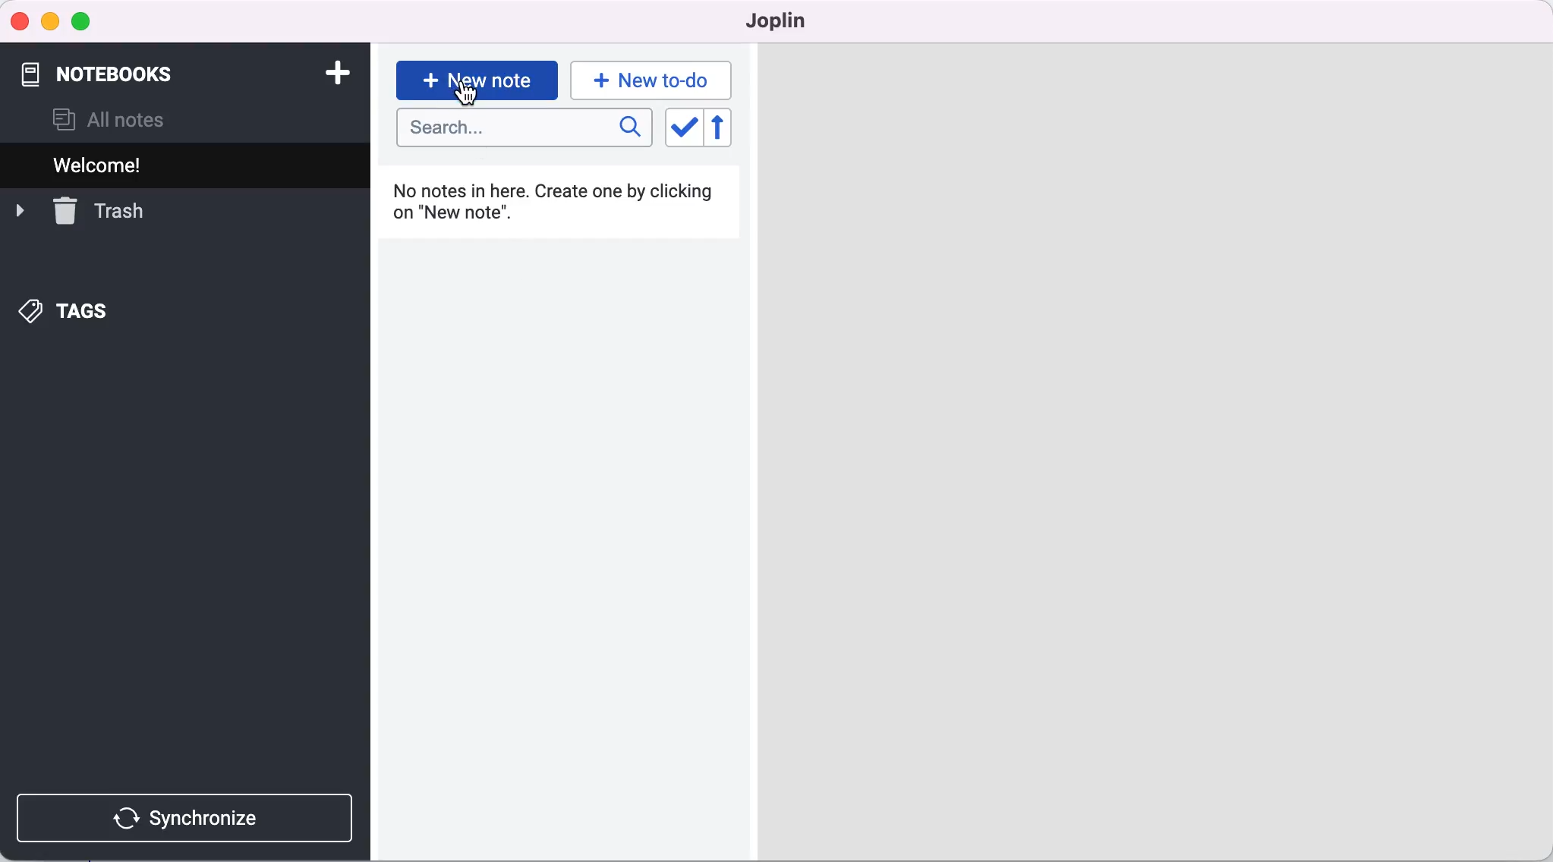 The width and height of the screenshot is (1553, 862). I want to click on new to-do, so click(655, 80).